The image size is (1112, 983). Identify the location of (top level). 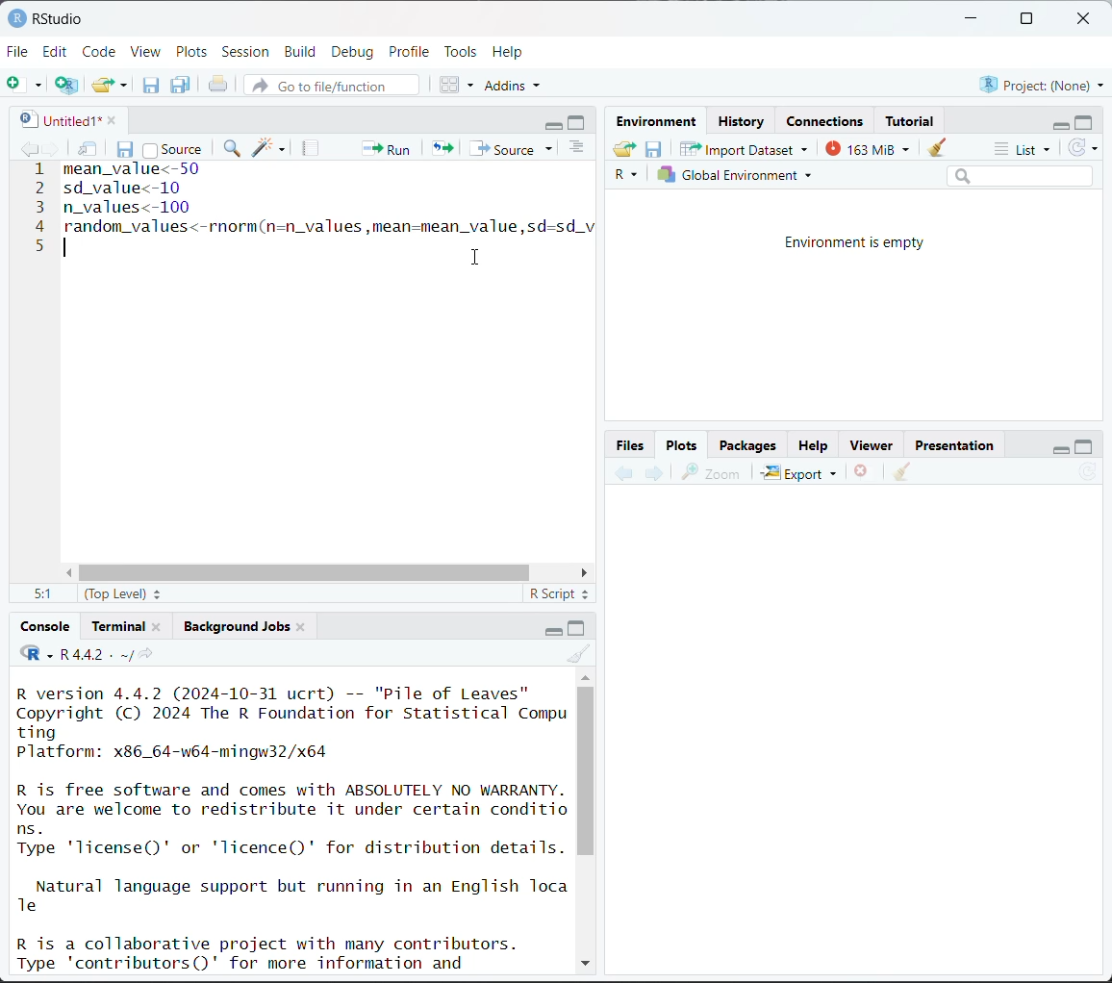
(125, 593).